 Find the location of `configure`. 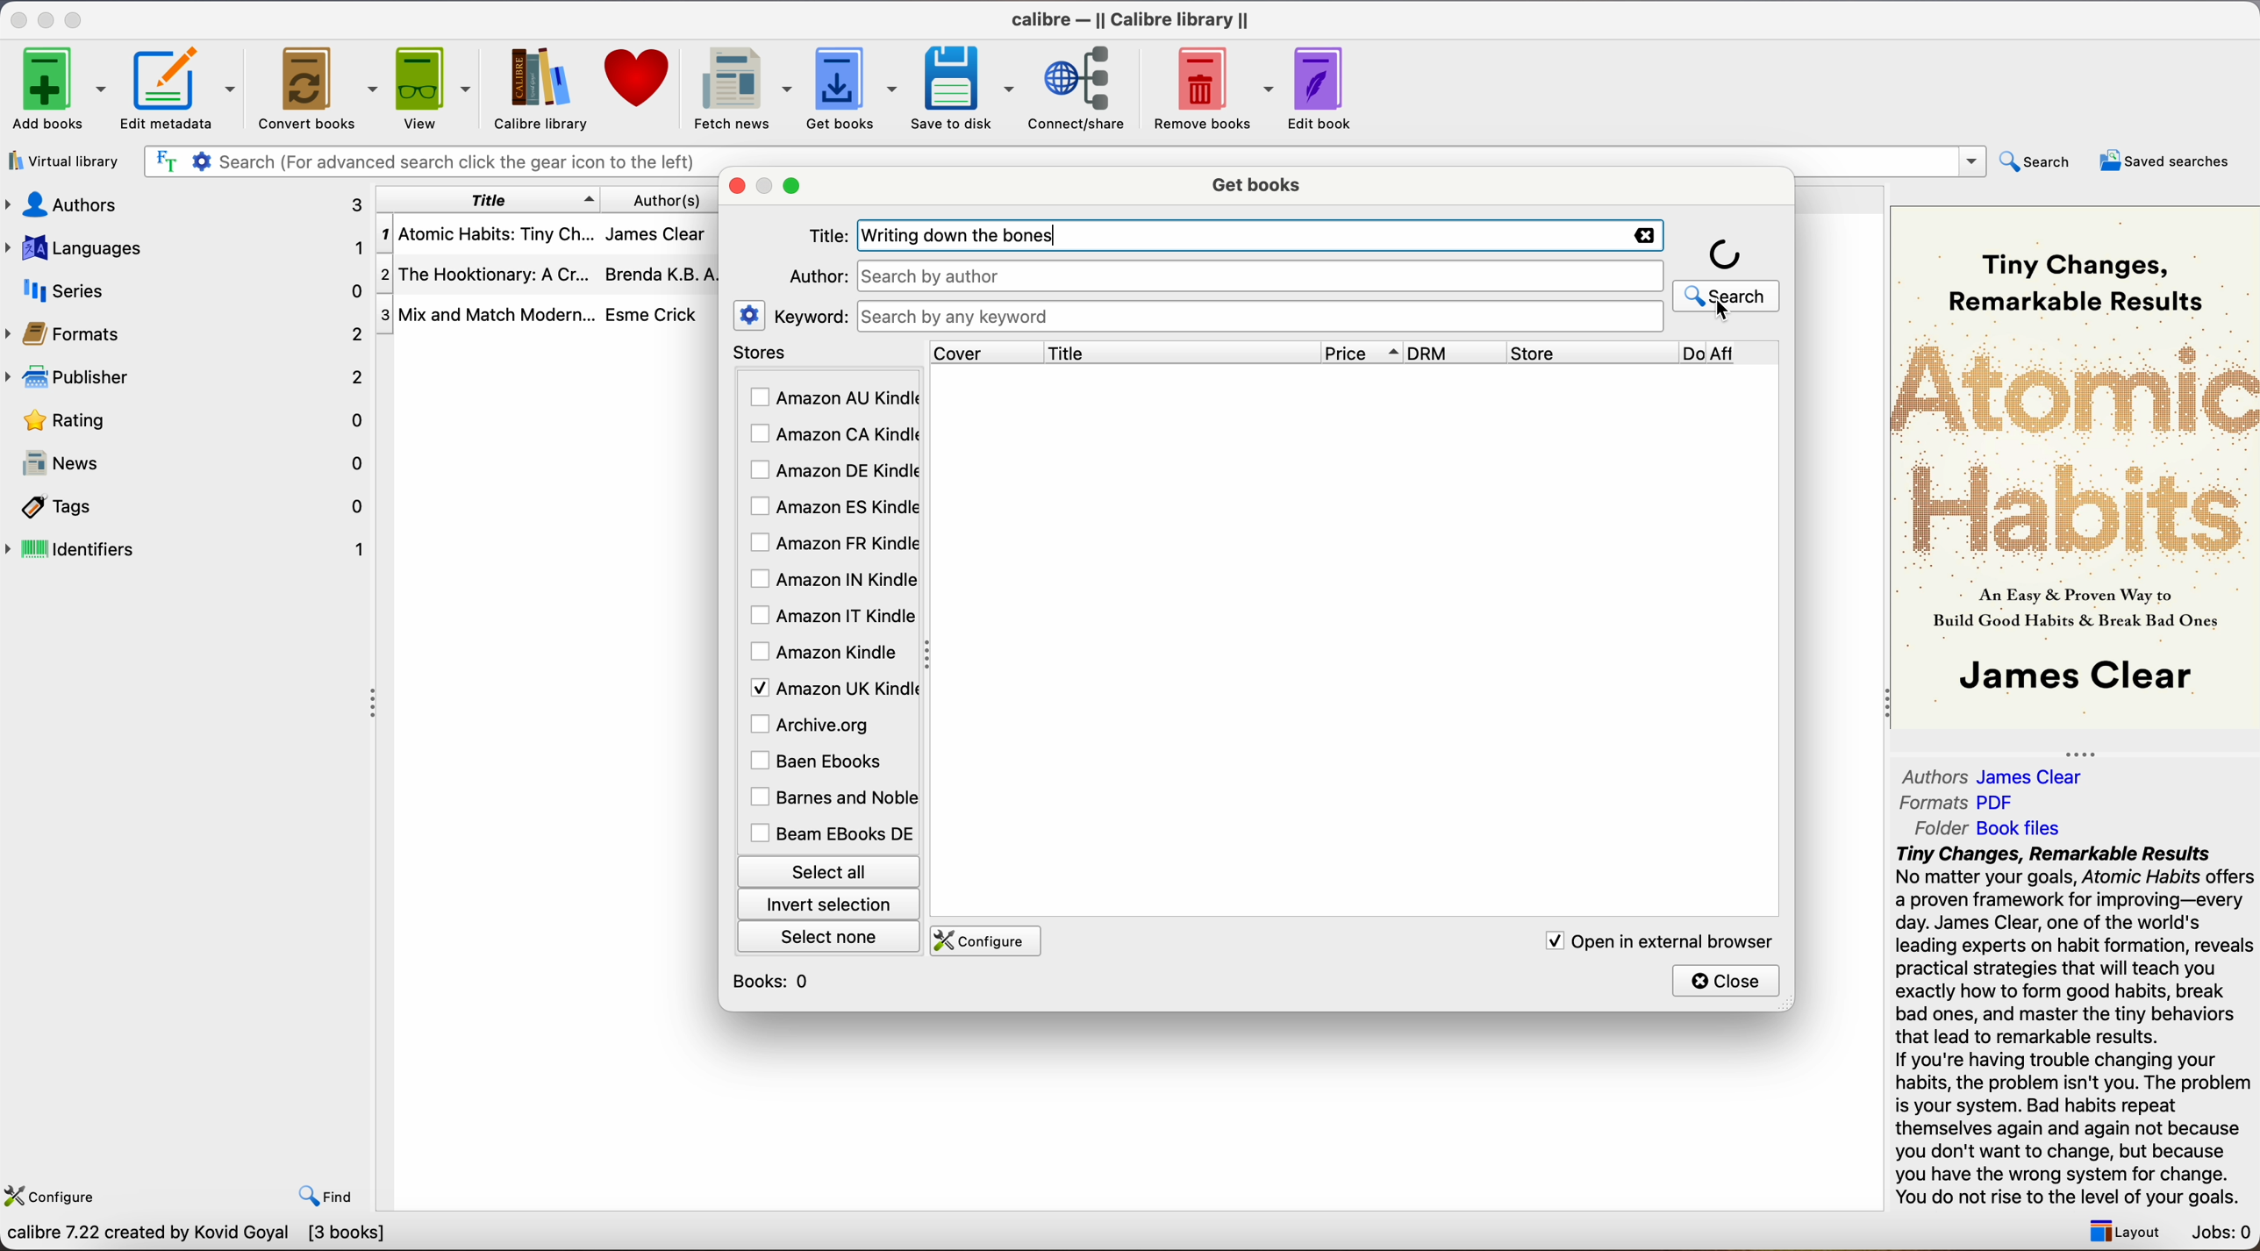

configure is located at coordinates (982, 941).